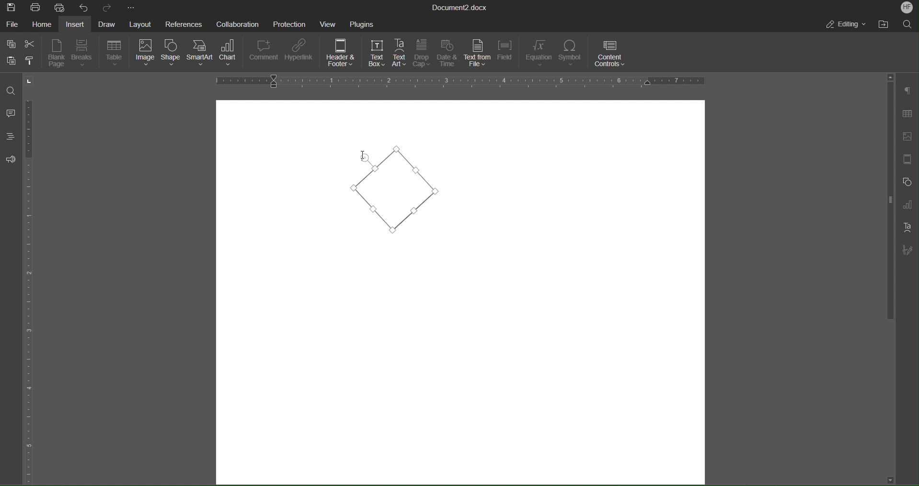 The width and height of the screenshot is (919, 486). What do you see at coordinates (33, 61) in the screenshot?
I see `Copy Style` at bounding box center [33, 61].